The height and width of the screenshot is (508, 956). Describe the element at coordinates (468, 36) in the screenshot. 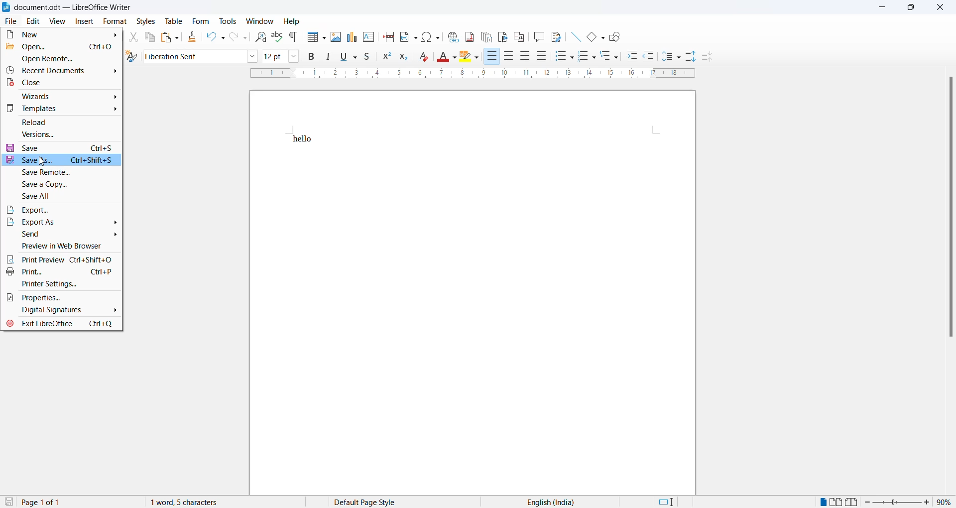

I see `Insert footnote` at that location.